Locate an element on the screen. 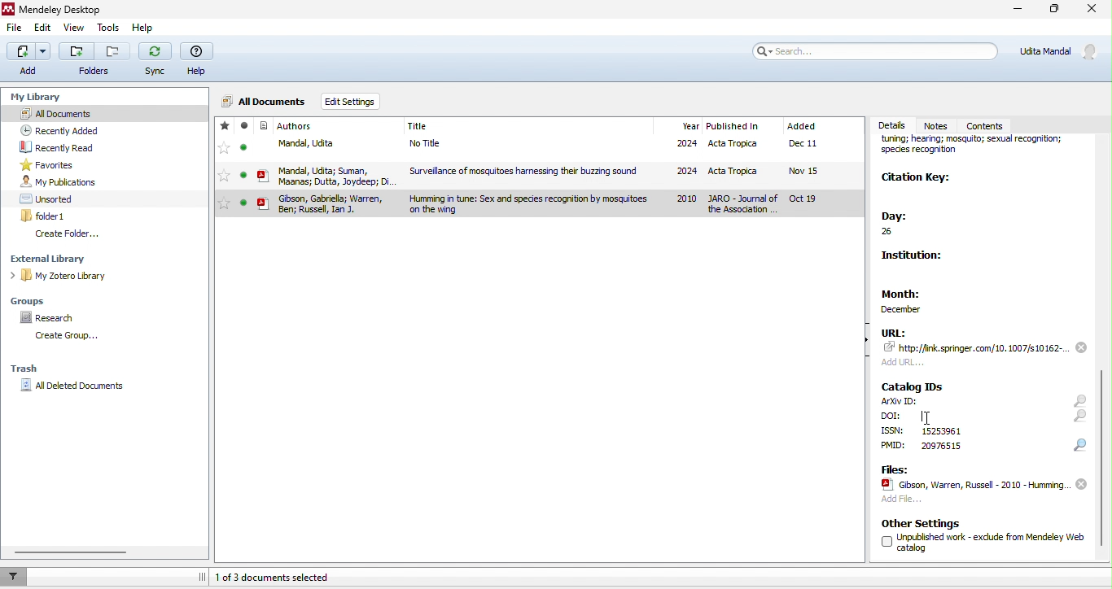  close is located at coordinates (1091, 11).